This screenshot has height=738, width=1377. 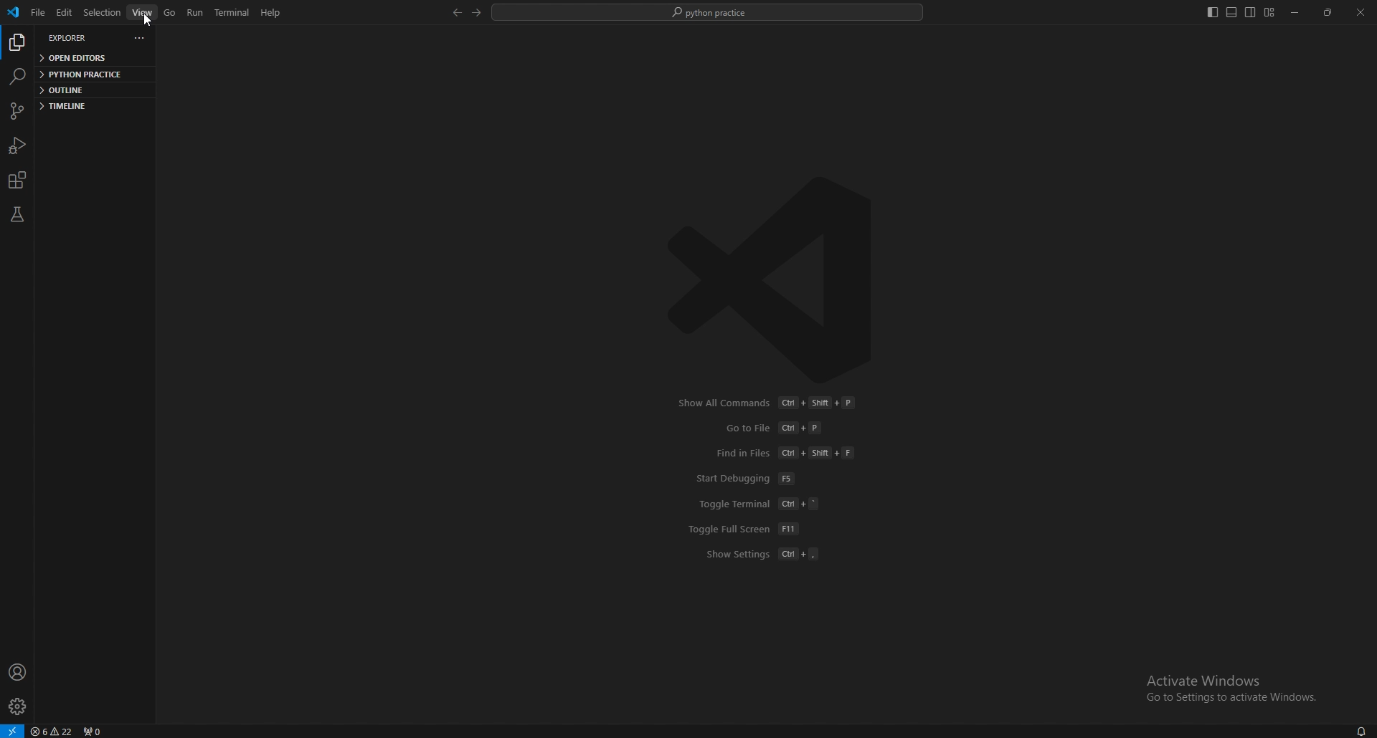 I want to click on find in files ctrl+shift+f, so click(x=785, y=453).